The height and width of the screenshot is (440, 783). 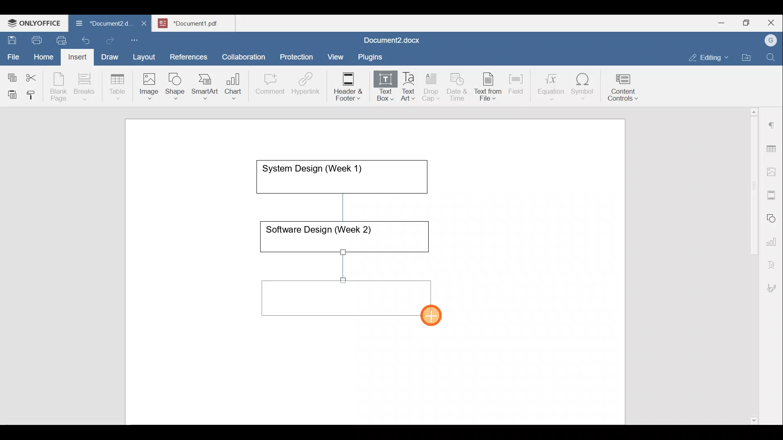 What do you see at coordinates (299, 56) in the screenshot?
I see `Protection` at bounding box center [299, 56].